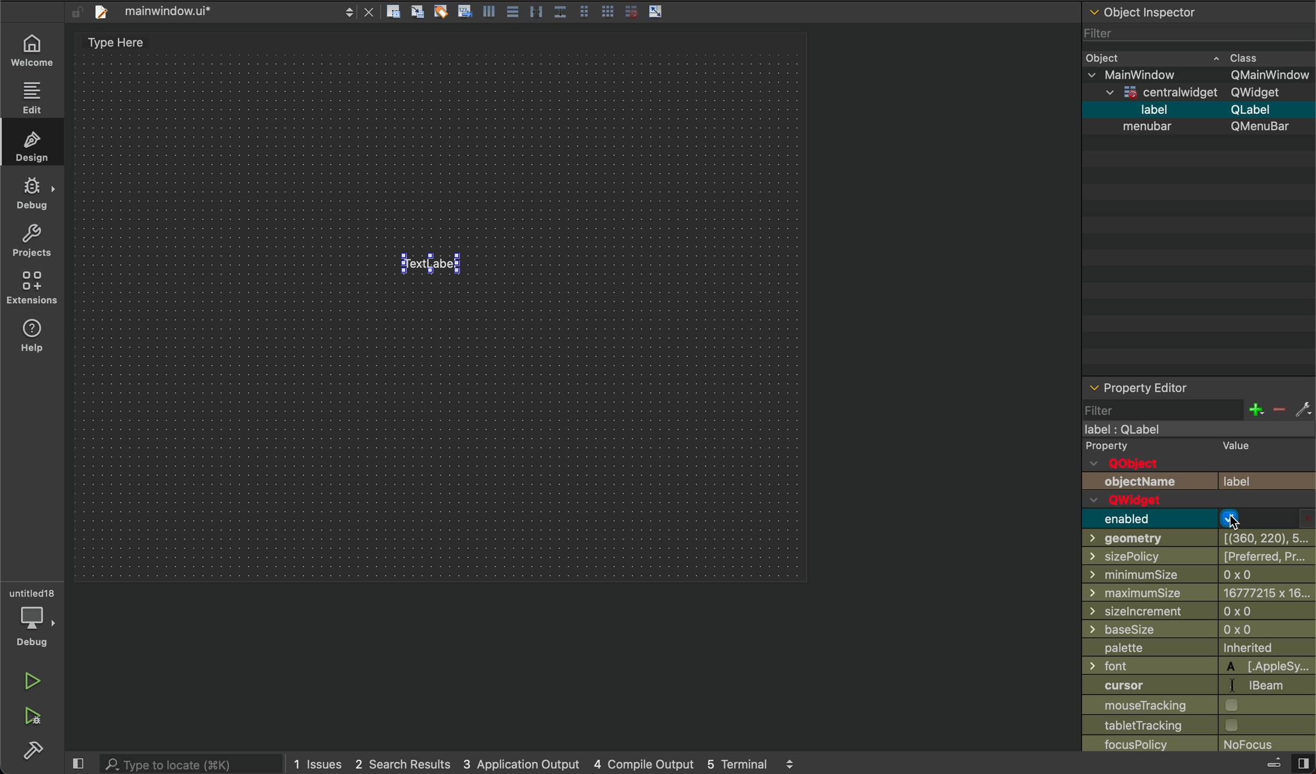  Describe the element at coordinates (1106, 56) in the screenshot. I see `Object` at that location.